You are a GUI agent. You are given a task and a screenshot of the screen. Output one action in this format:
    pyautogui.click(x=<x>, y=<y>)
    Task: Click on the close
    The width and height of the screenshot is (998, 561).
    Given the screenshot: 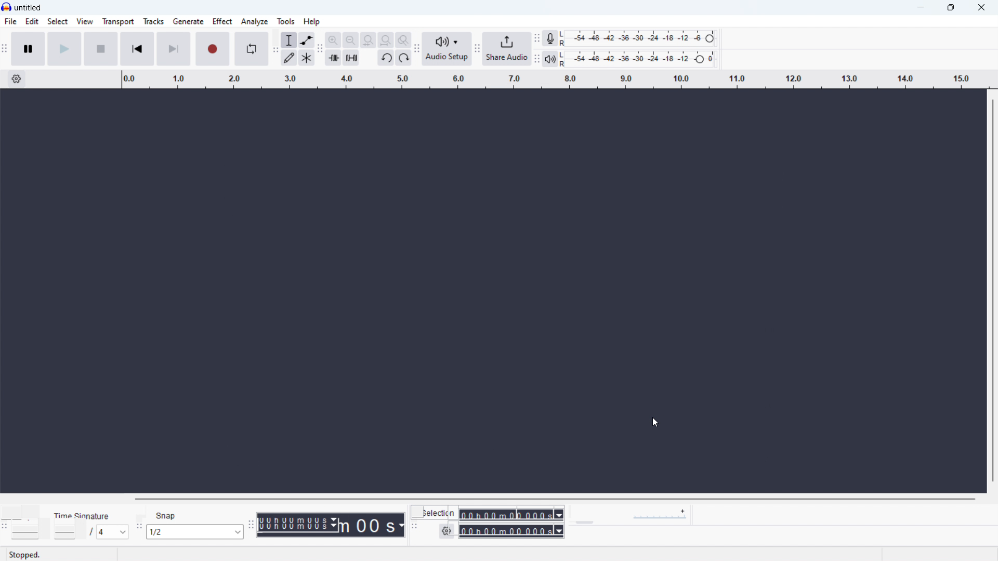 What is the action you would take?
    pyautogui.click(x=982, y=7)
    